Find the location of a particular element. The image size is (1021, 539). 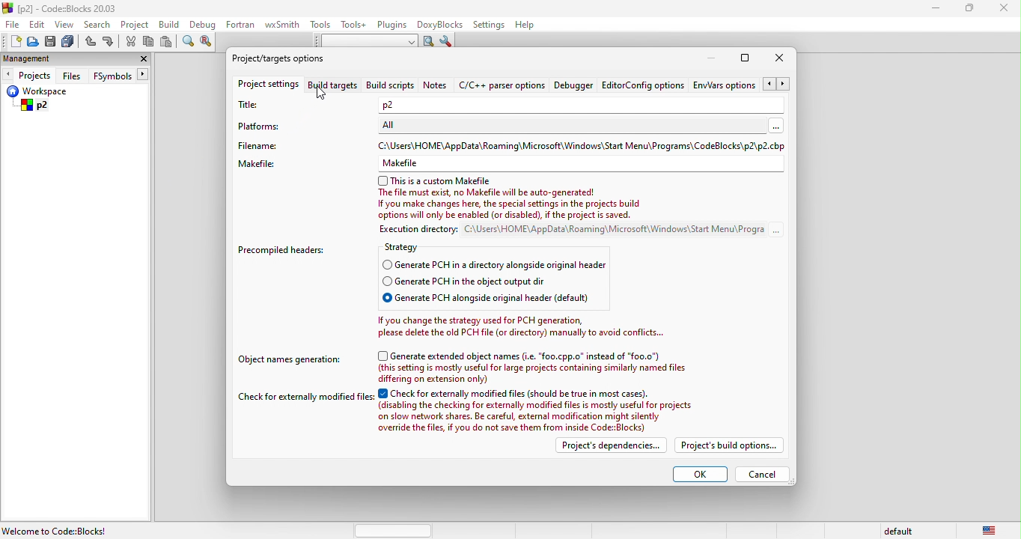

fortran is located at coordinates (242, 24).